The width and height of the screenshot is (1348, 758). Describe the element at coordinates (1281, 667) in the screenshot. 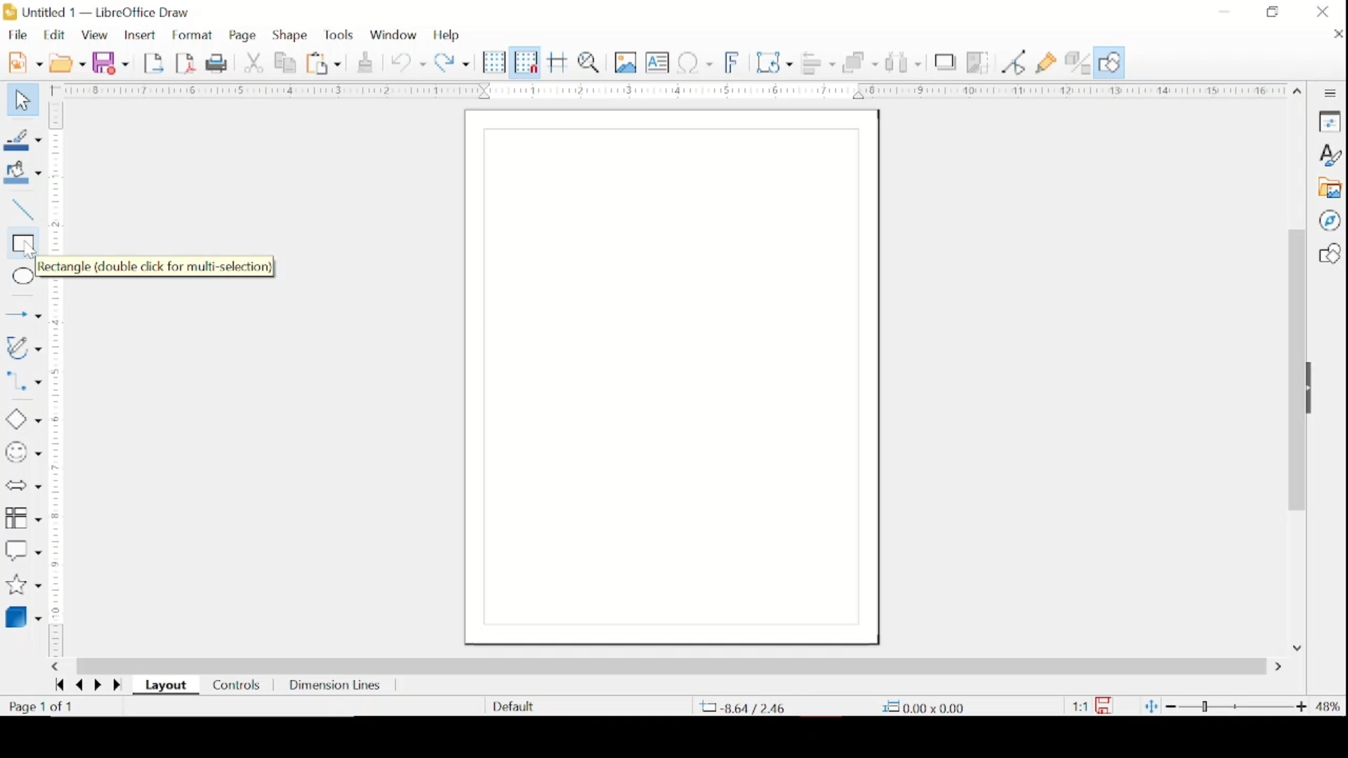

I see `scroll right arrow` at that location.